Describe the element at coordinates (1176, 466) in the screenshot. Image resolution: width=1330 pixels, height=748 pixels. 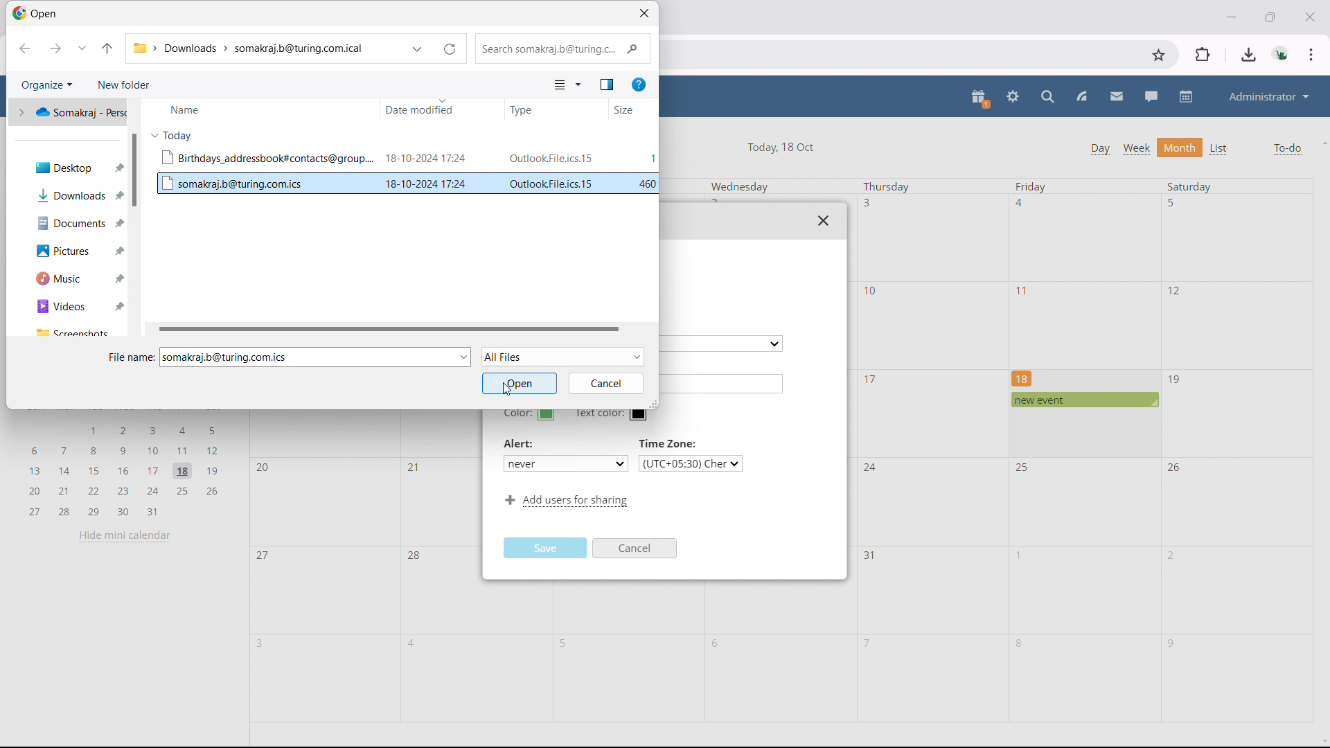
I see `26` at that location.